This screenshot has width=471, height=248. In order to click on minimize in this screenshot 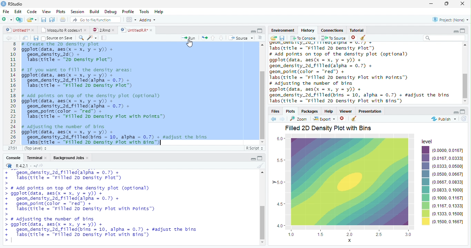, I will do `click(431, 4)`.